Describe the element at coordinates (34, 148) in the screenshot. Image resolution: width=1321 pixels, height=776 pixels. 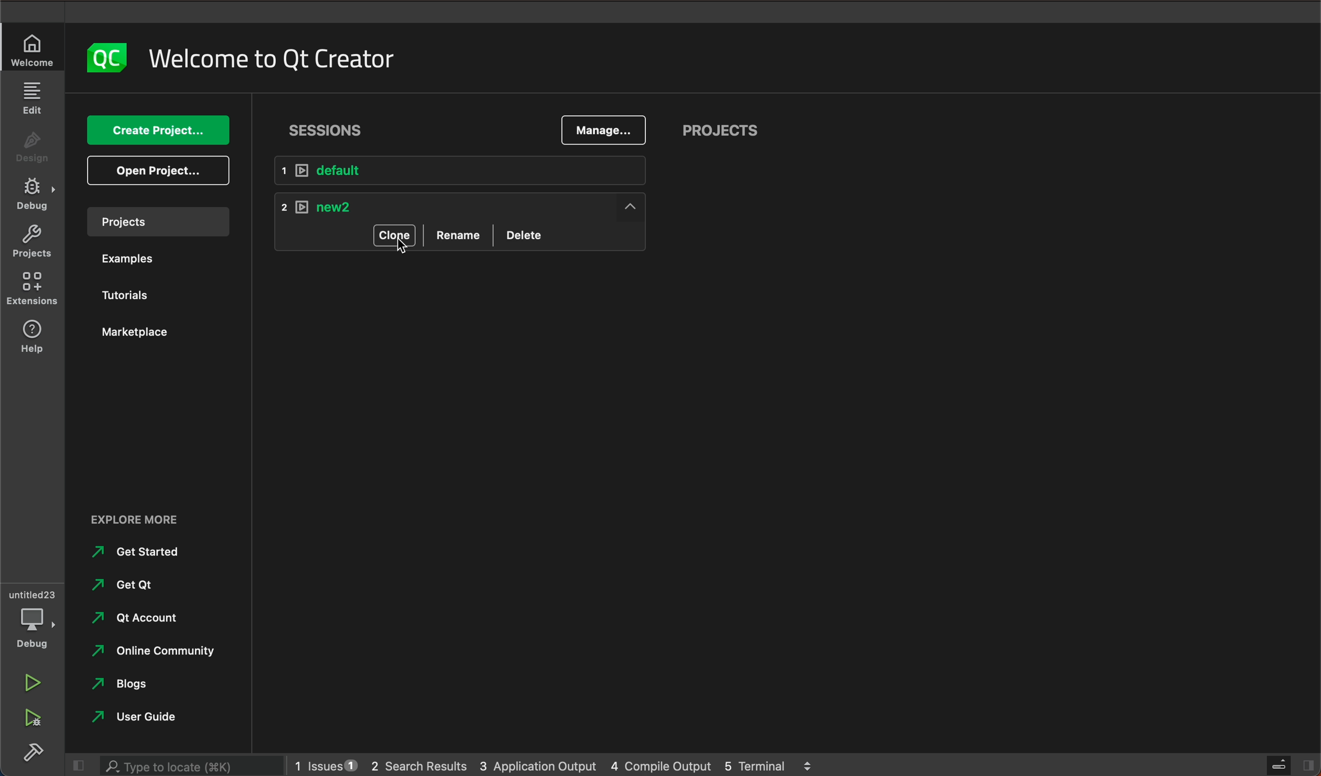
I see `design` at that location.